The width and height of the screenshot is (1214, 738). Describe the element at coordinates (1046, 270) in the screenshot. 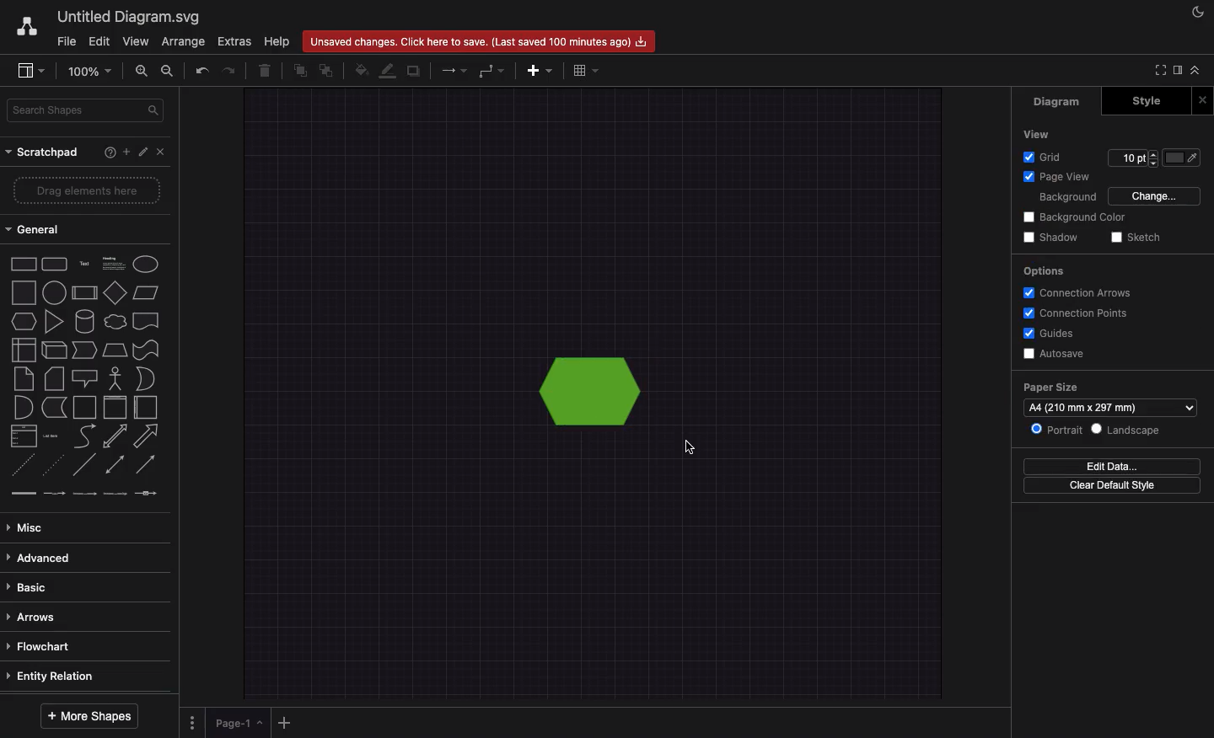

I see `Options` at that location.